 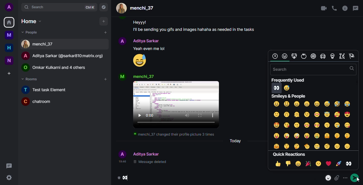 What do you see at coordinates (10, 35) in the screenshot?
I see `myspace` at bounding box center [10, 35].